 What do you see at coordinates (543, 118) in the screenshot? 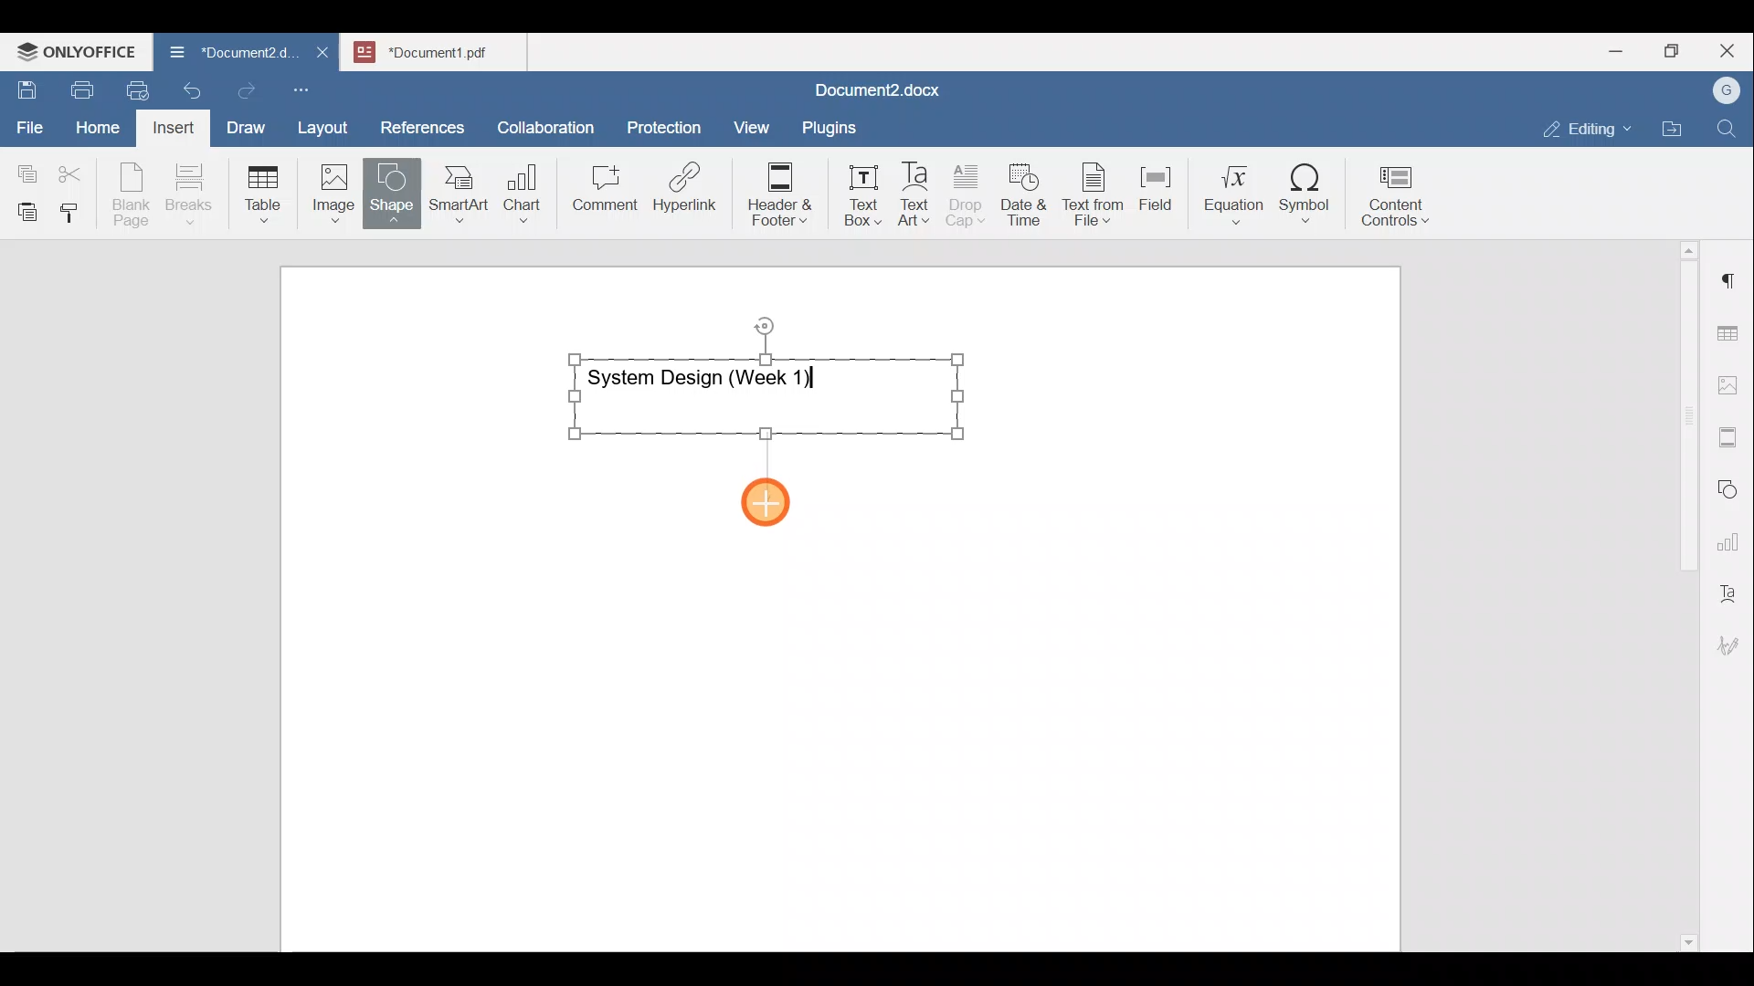
I see `Collaboration` at bounding box center [543, 118].